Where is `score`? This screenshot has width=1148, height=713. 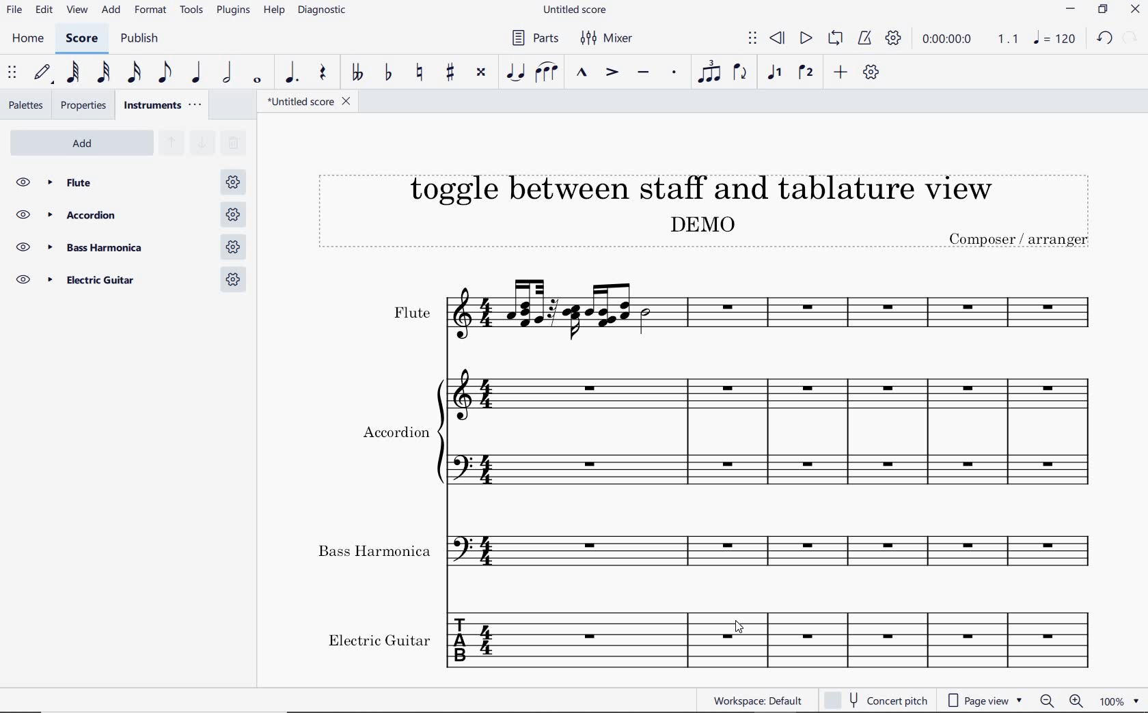
score is located at coordinates (84, 39).